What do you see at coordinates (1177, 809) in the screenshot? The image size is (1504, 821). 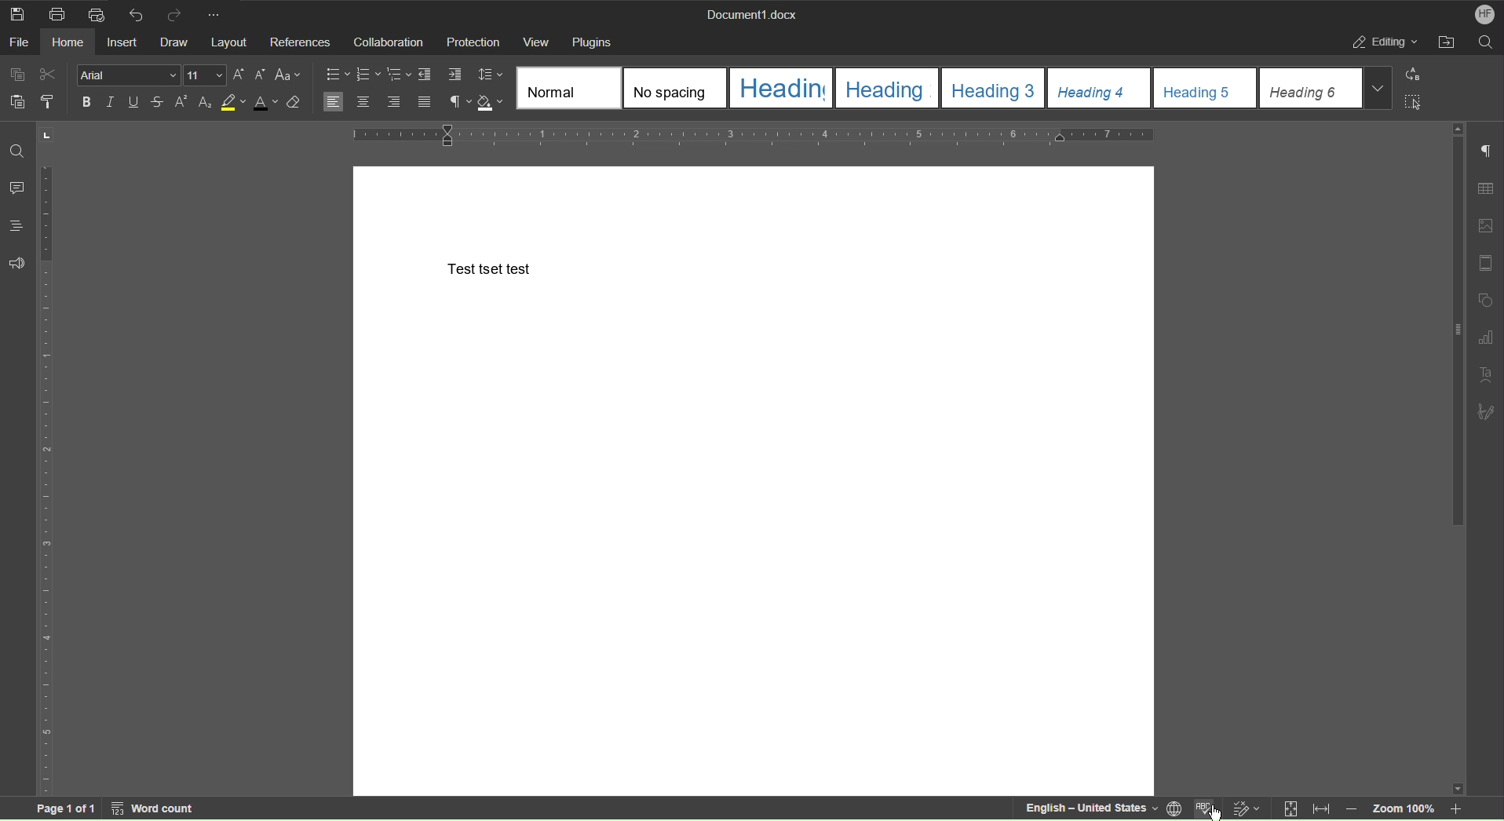 I see `Language` at bounding box center [1177, 809].